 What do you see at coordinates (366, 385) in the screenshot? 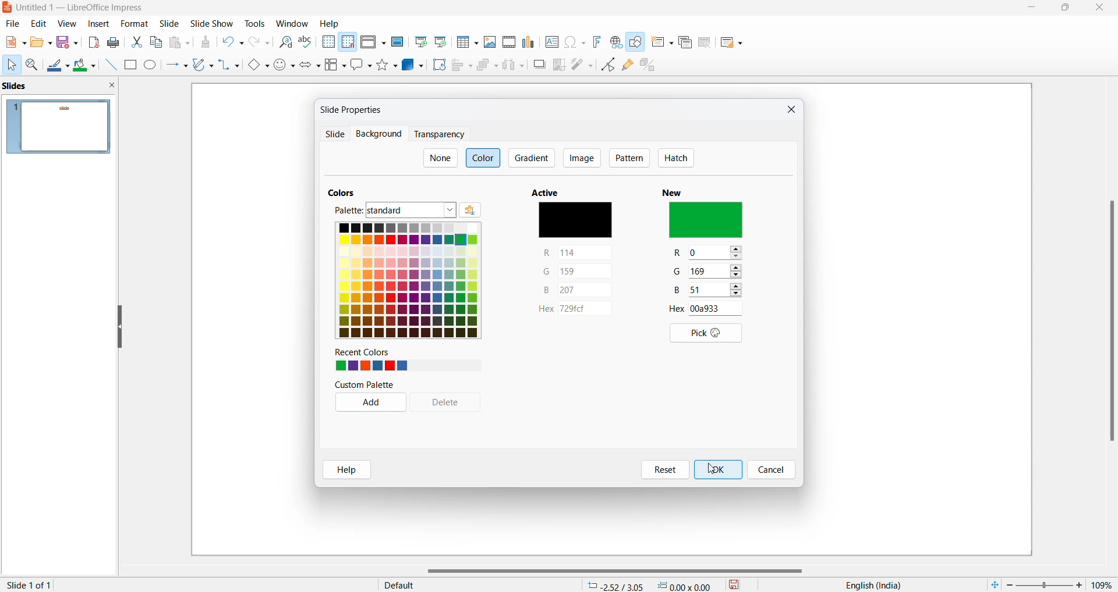
I see `custom palette heading` at bounding box center [366, 385].